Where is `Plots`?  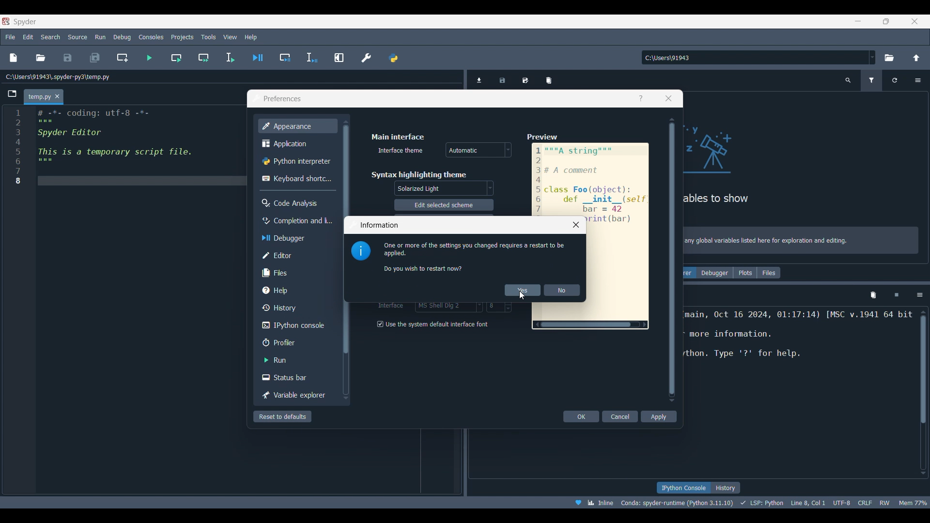
Plots is located at coordinates (745, 273).